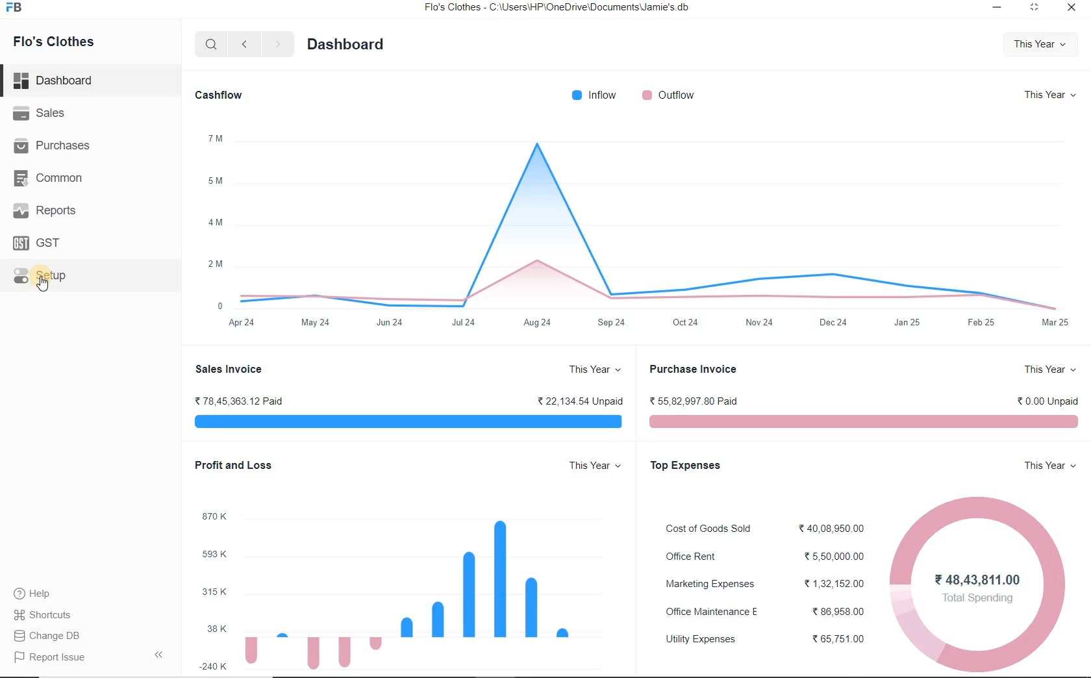 The width and height of the screenshot is (1091, 678). What do you see at coordinates (1049, 94) in the screenshot?
I see `This Year` at bounding box center [1049, 94].